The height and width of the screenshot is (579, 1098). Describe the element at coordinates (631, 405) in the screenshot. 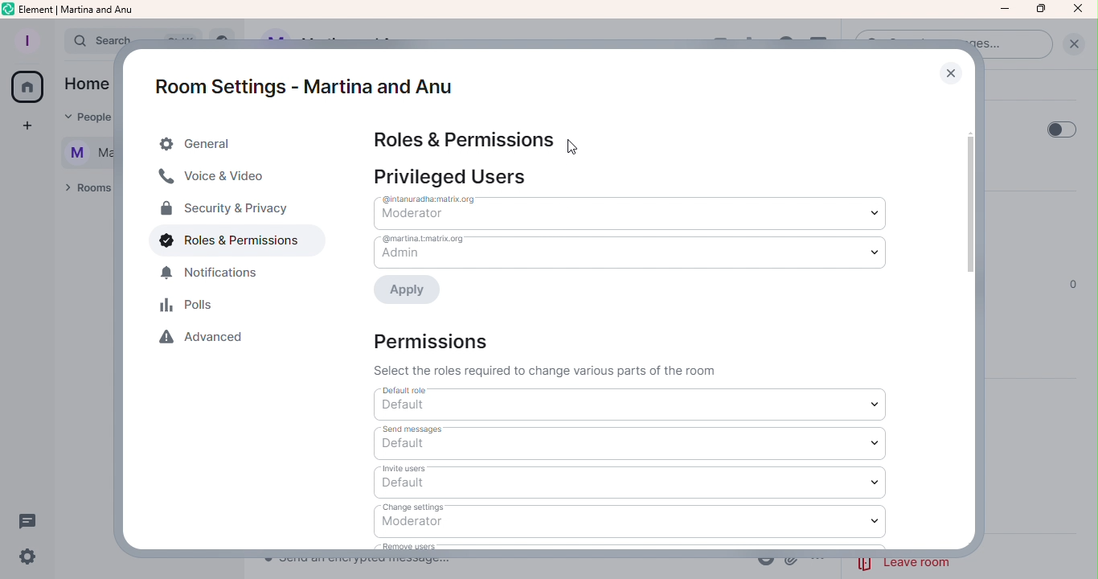

I see `Default role` at that location.